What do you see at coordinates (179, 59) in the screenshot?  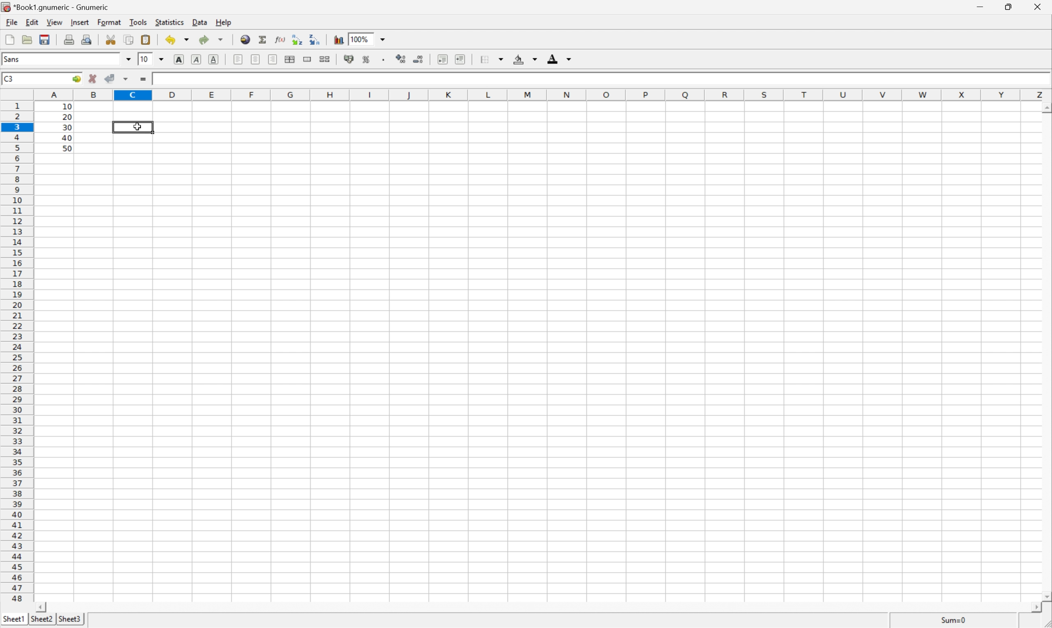 I see `bold` at bounding box center [179, 59].